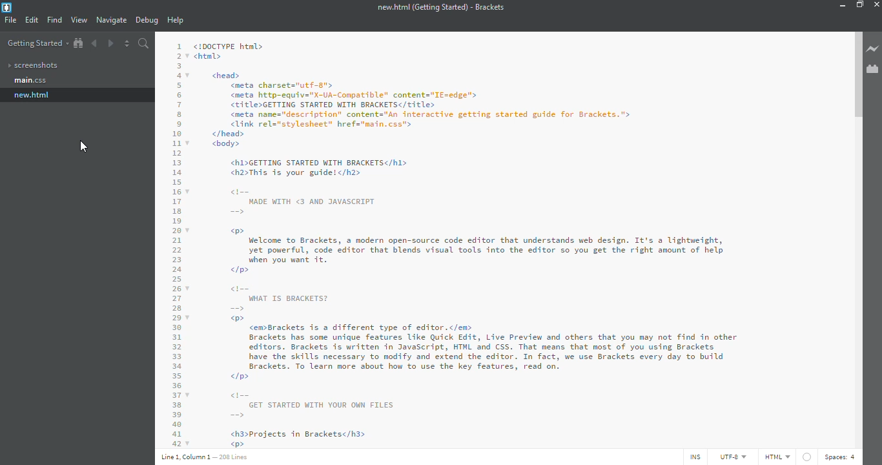  What do you see at coordinates (55, 19) in the screenshot?
I see `find` at bounding box center [55, 19].